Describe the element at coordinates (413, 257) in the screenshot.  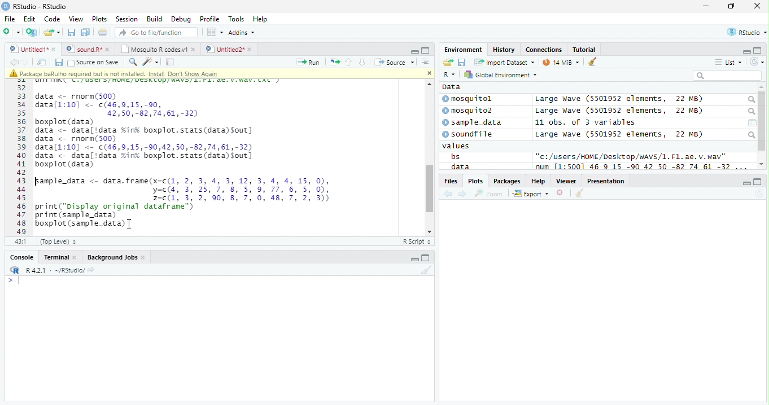
I see `minimize` at that location.